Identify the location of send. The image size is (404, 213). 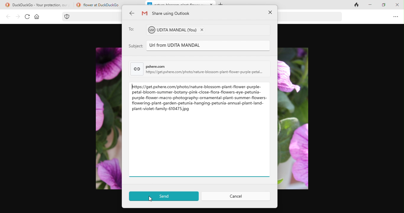
(162, 196).